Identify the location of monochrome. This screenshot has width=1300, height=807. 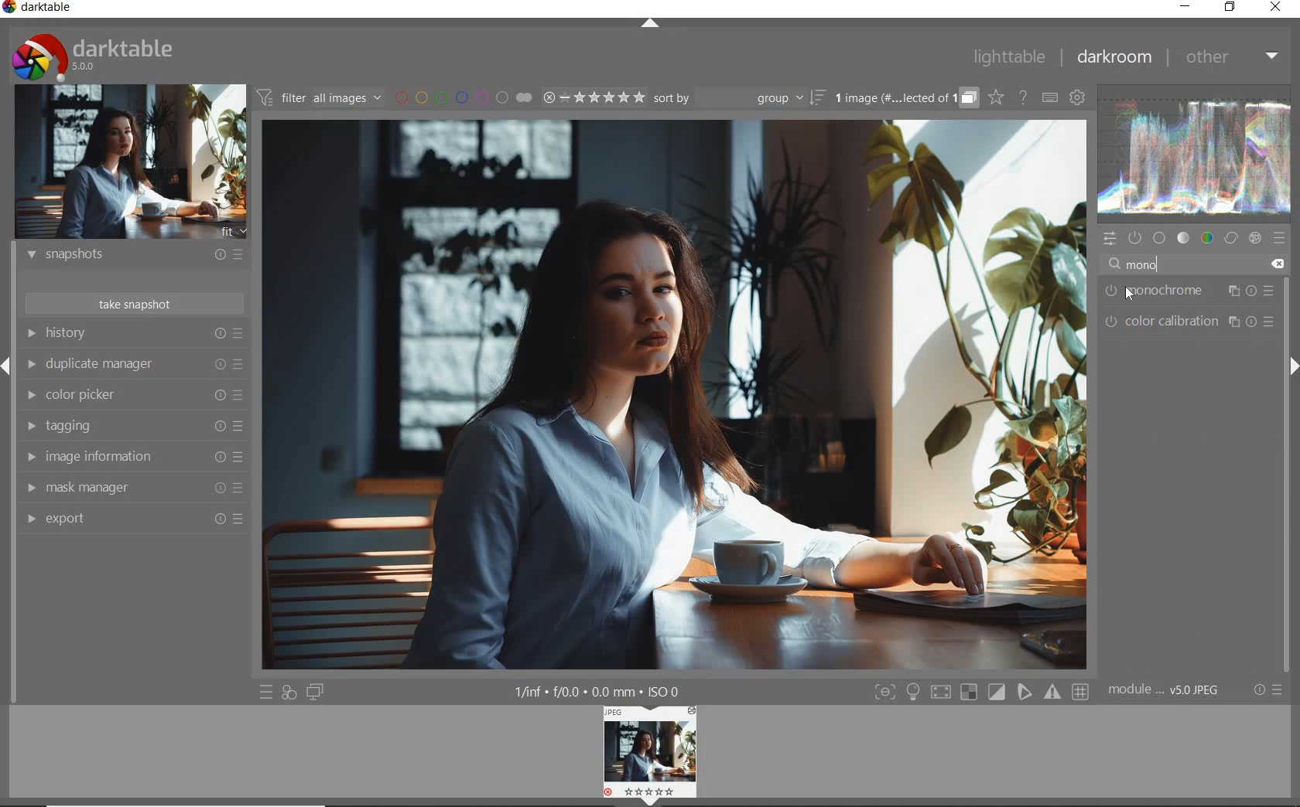
(1188, 291).